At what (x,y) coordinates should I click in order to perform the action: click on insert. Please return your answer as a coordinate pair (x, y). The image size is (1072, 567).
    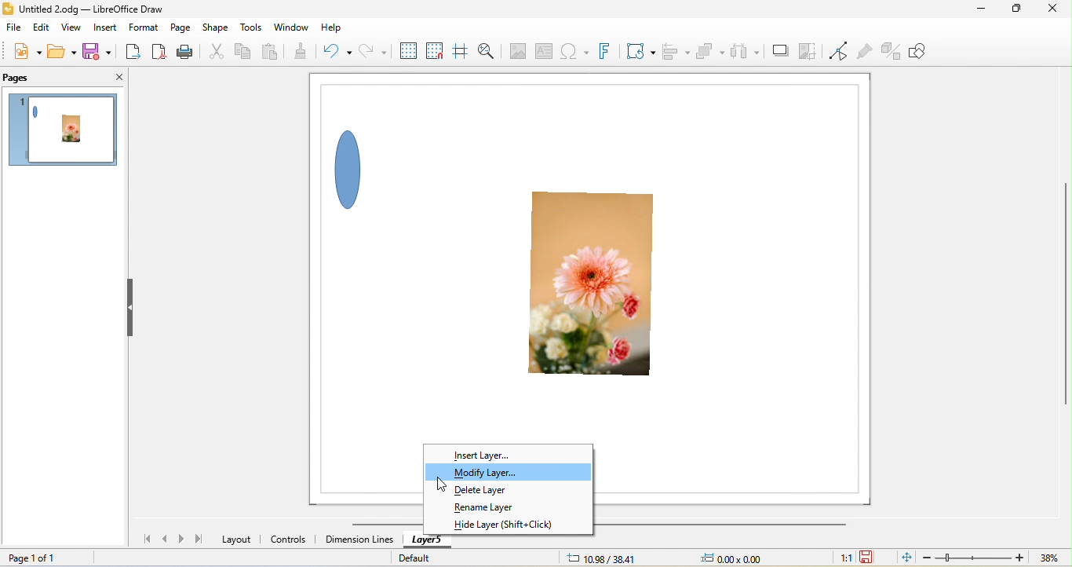
    Looking at the image, I should click on (104, 27).